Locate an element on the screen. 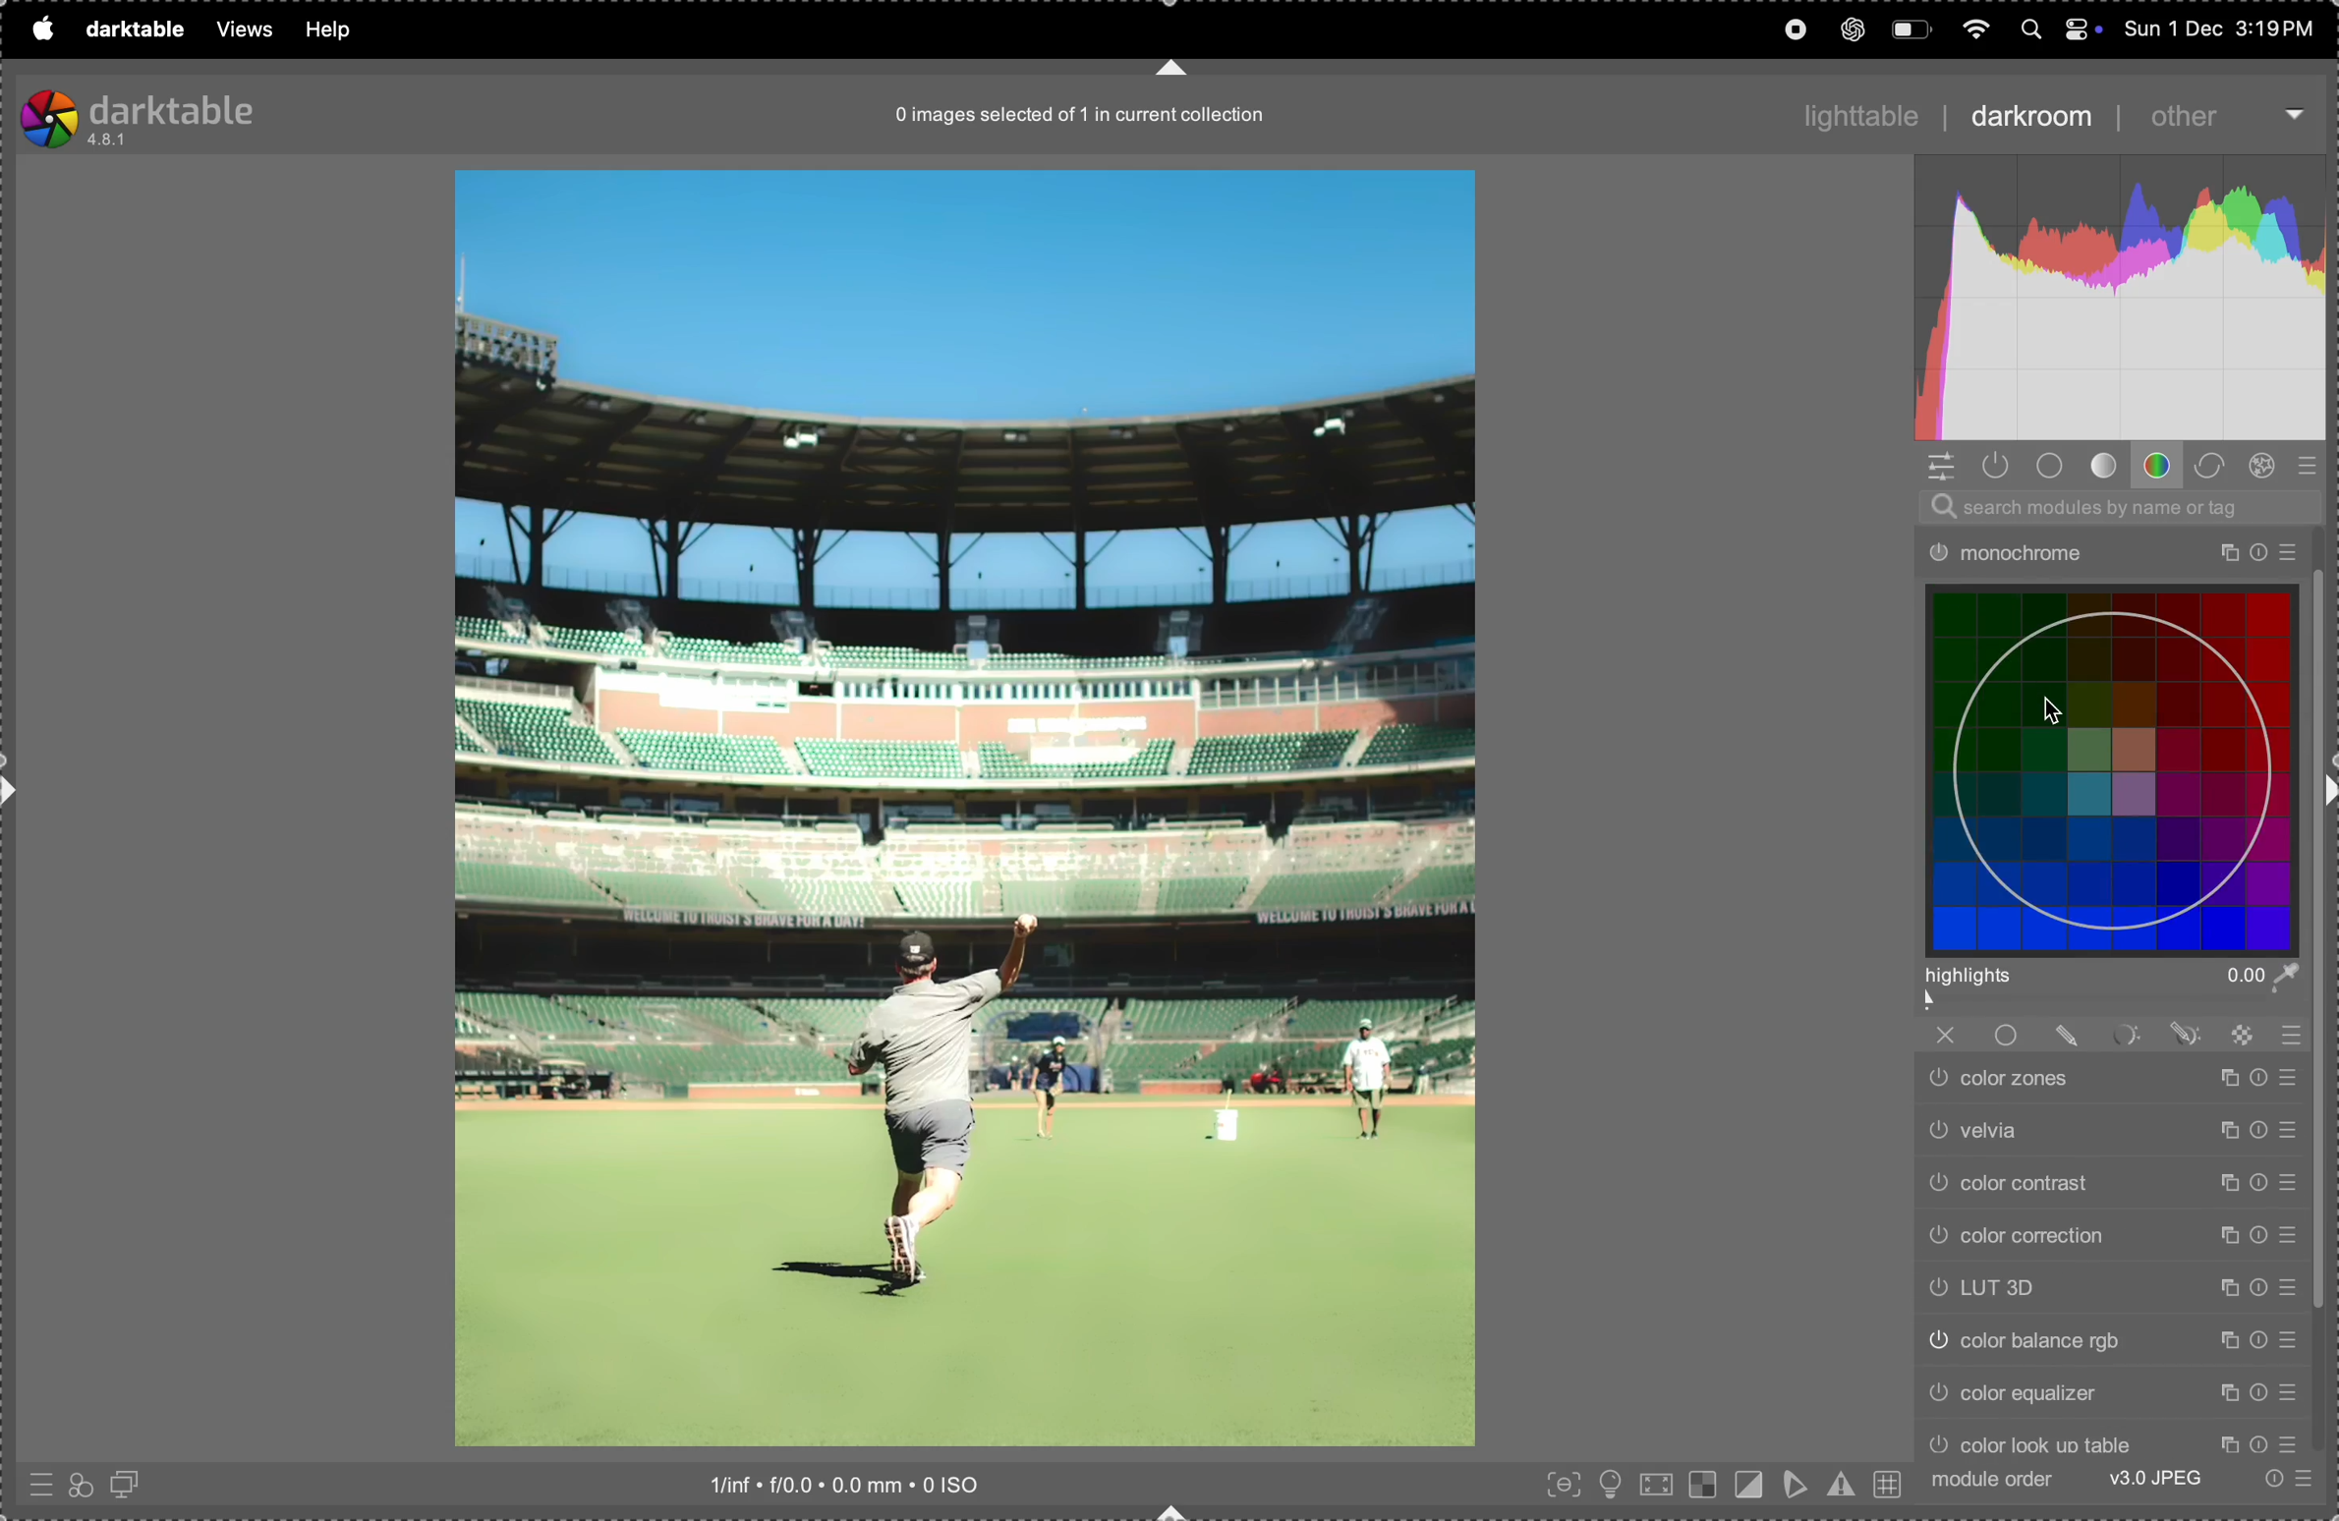 The image size is (2339, 1521). wifi is located at coordinates (1977, 30).